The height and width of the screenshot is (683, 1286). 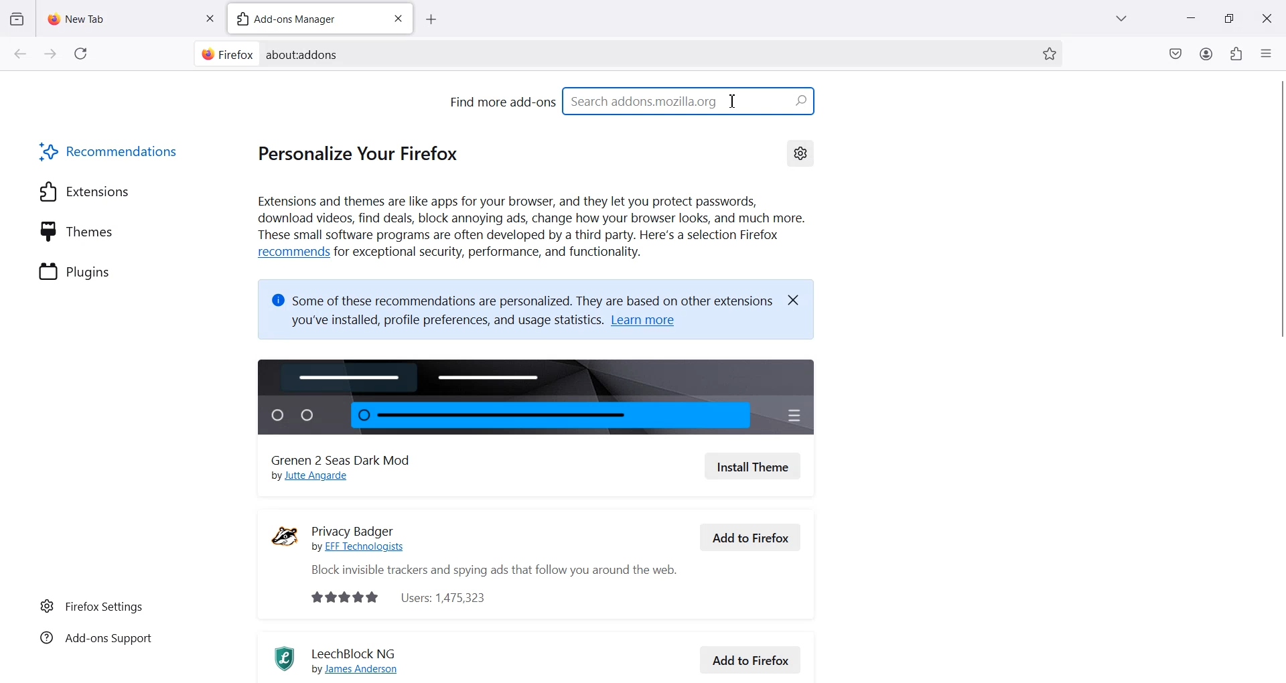 I want to click on Go forward to one page, so click(x=50, y=53).